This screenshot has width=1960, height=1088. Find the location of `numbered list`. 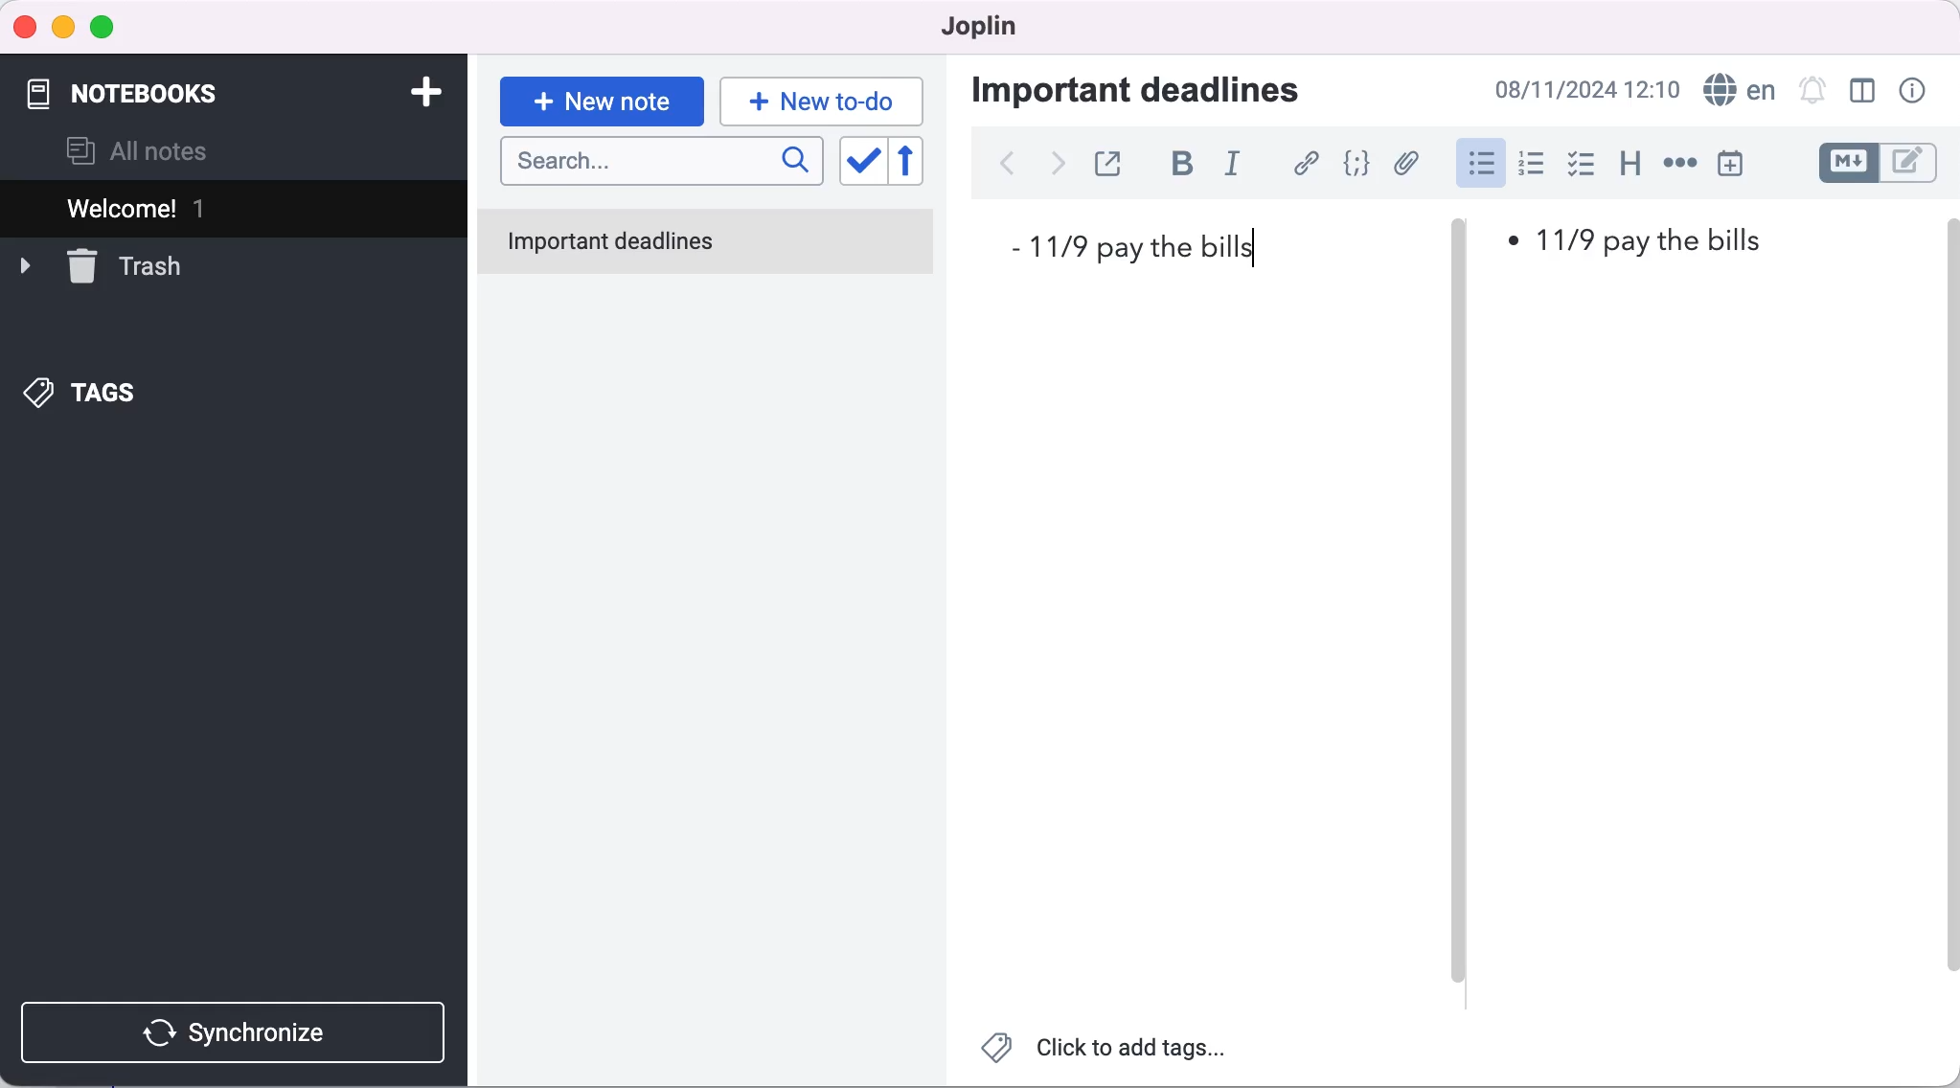

numbered list is located at coordinates (1530, 165).